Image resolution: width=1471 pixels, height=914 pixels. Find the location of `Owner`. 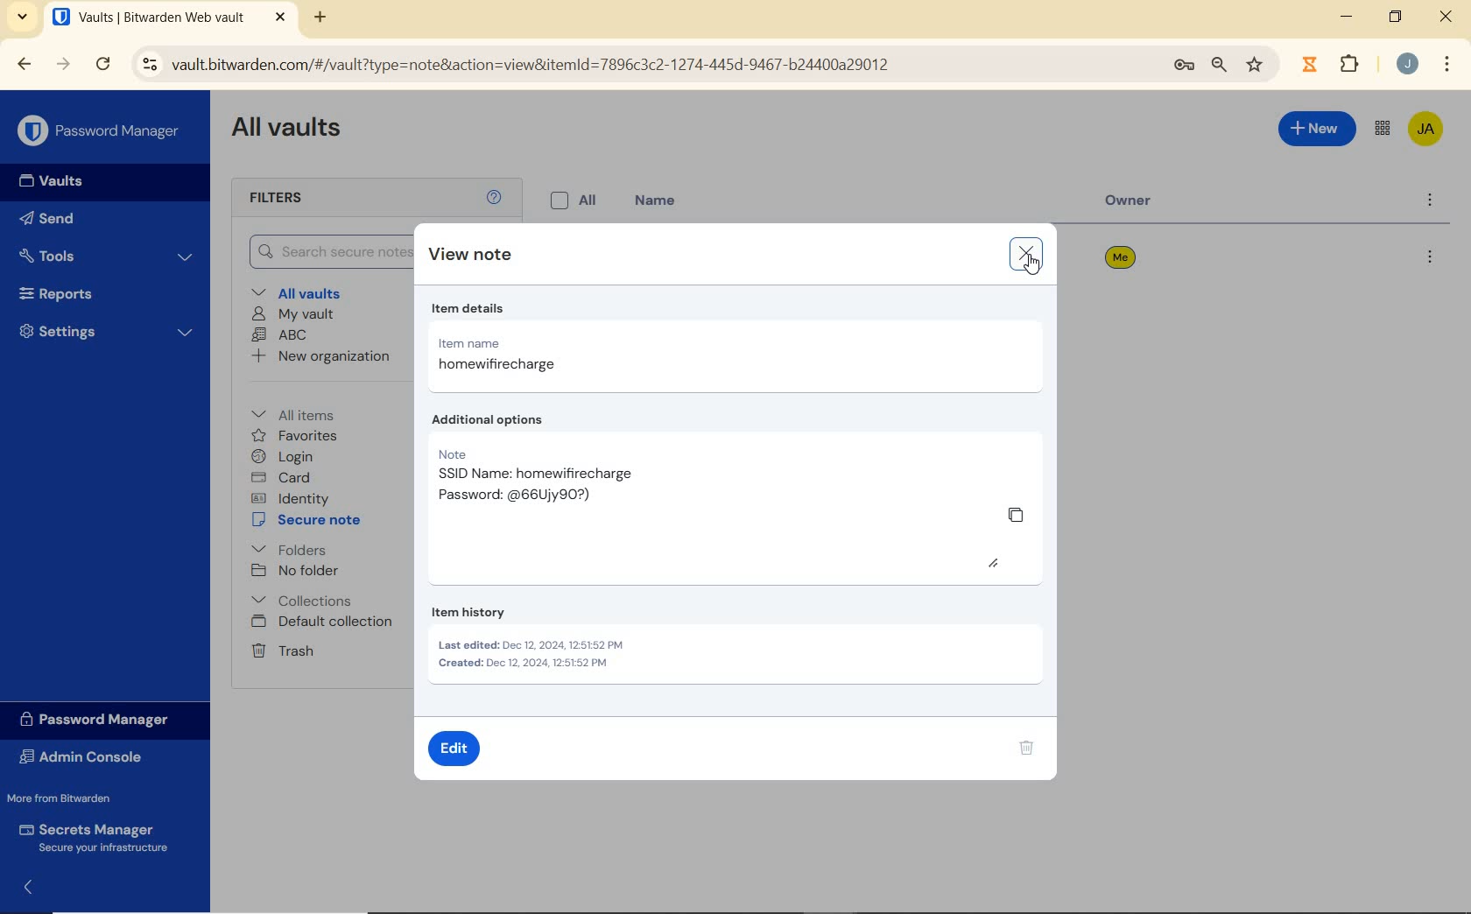

Owner is located at coordinates (1143, 205).